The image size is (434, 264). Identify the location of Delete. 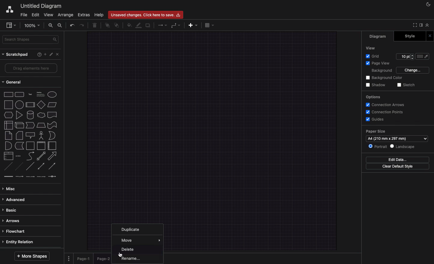
(96, 25).